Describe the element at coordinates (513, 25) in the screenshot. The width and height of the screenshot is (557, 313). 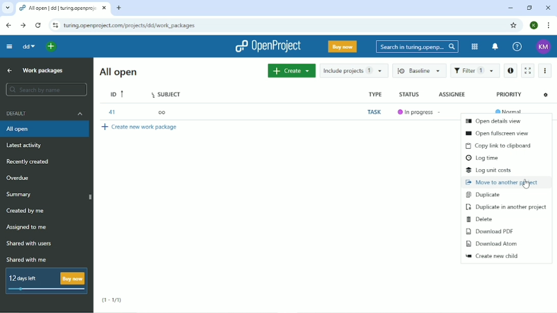
I see `Bookmark this tab` at that location.